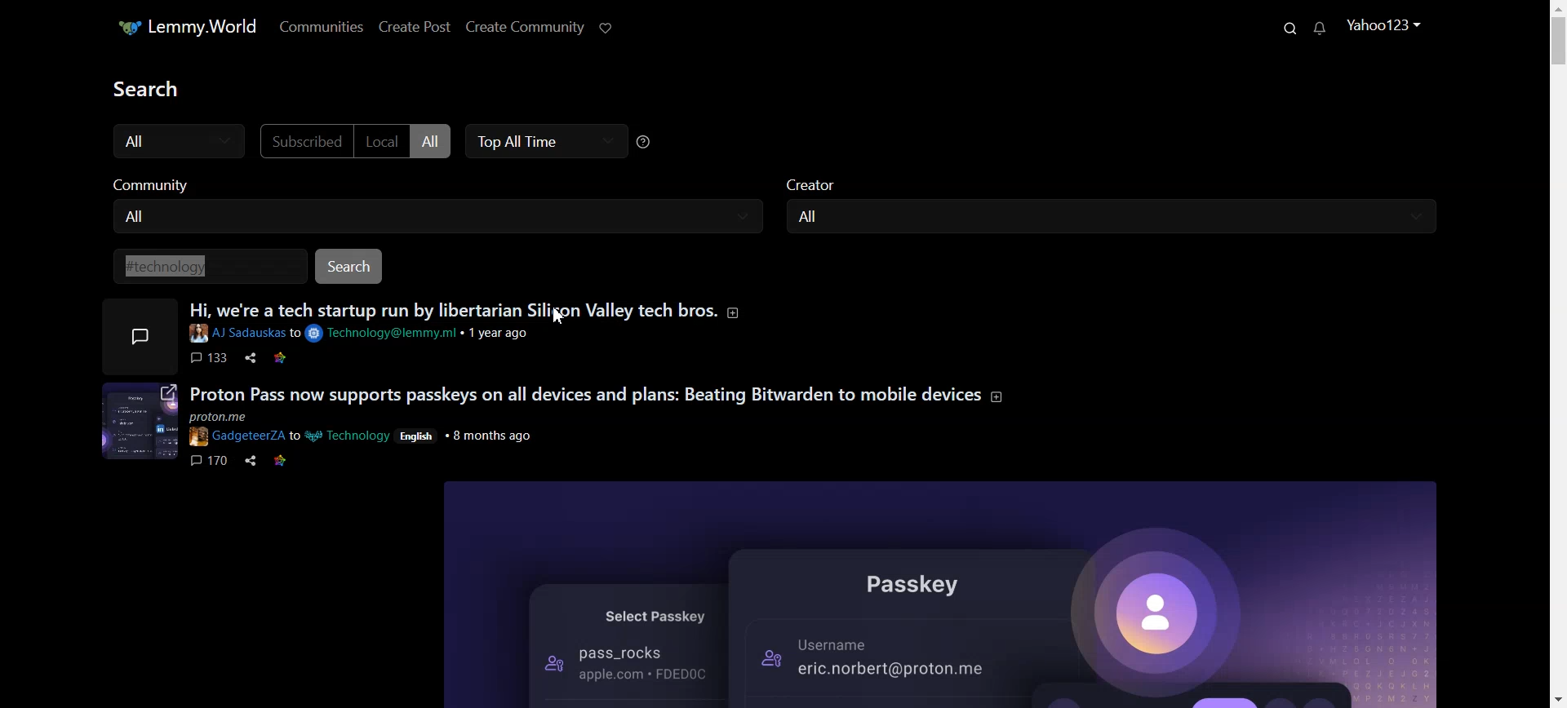 Image resolution: width=1567 pixels, height=708 pixels. Describe the element at coordinates (381, 140) in the screenshot. I see `Local` at that location.